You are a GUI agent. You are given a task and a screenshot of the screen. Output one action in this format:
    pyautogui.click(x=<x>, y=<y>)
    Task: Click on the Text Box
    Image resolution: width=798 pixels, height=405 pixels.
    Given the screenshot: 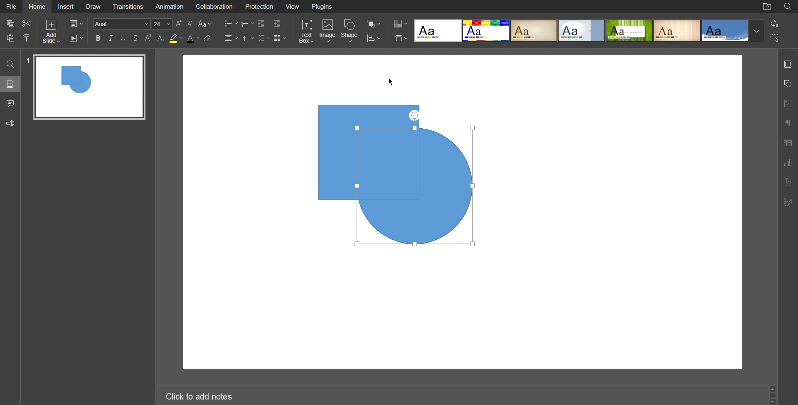 What is the action you would take?
    pyautogui.click(x=305, y=32)
    